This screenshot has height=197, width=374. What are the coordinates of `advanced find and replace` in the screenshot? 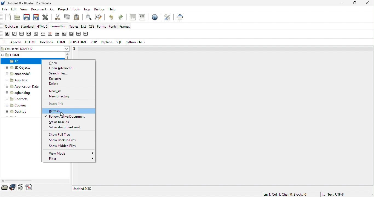 It's located at (99, 18).